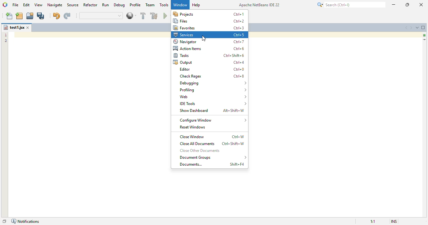 Image resolution: width=428 pixels, height=225 pixels. Describe the element at coordinates (213, 103) in the screenshot. I see `IDE tools` at that location.